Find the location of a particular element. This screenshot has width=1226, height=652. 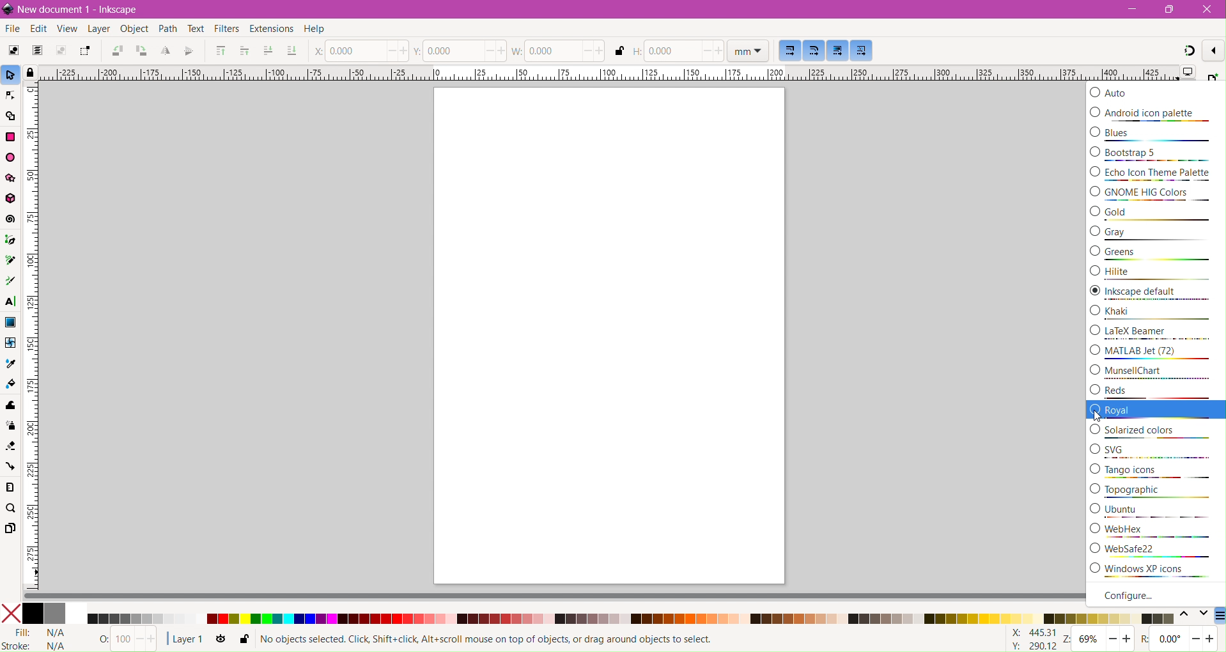

Auto is located at coordinates (1153, 92).